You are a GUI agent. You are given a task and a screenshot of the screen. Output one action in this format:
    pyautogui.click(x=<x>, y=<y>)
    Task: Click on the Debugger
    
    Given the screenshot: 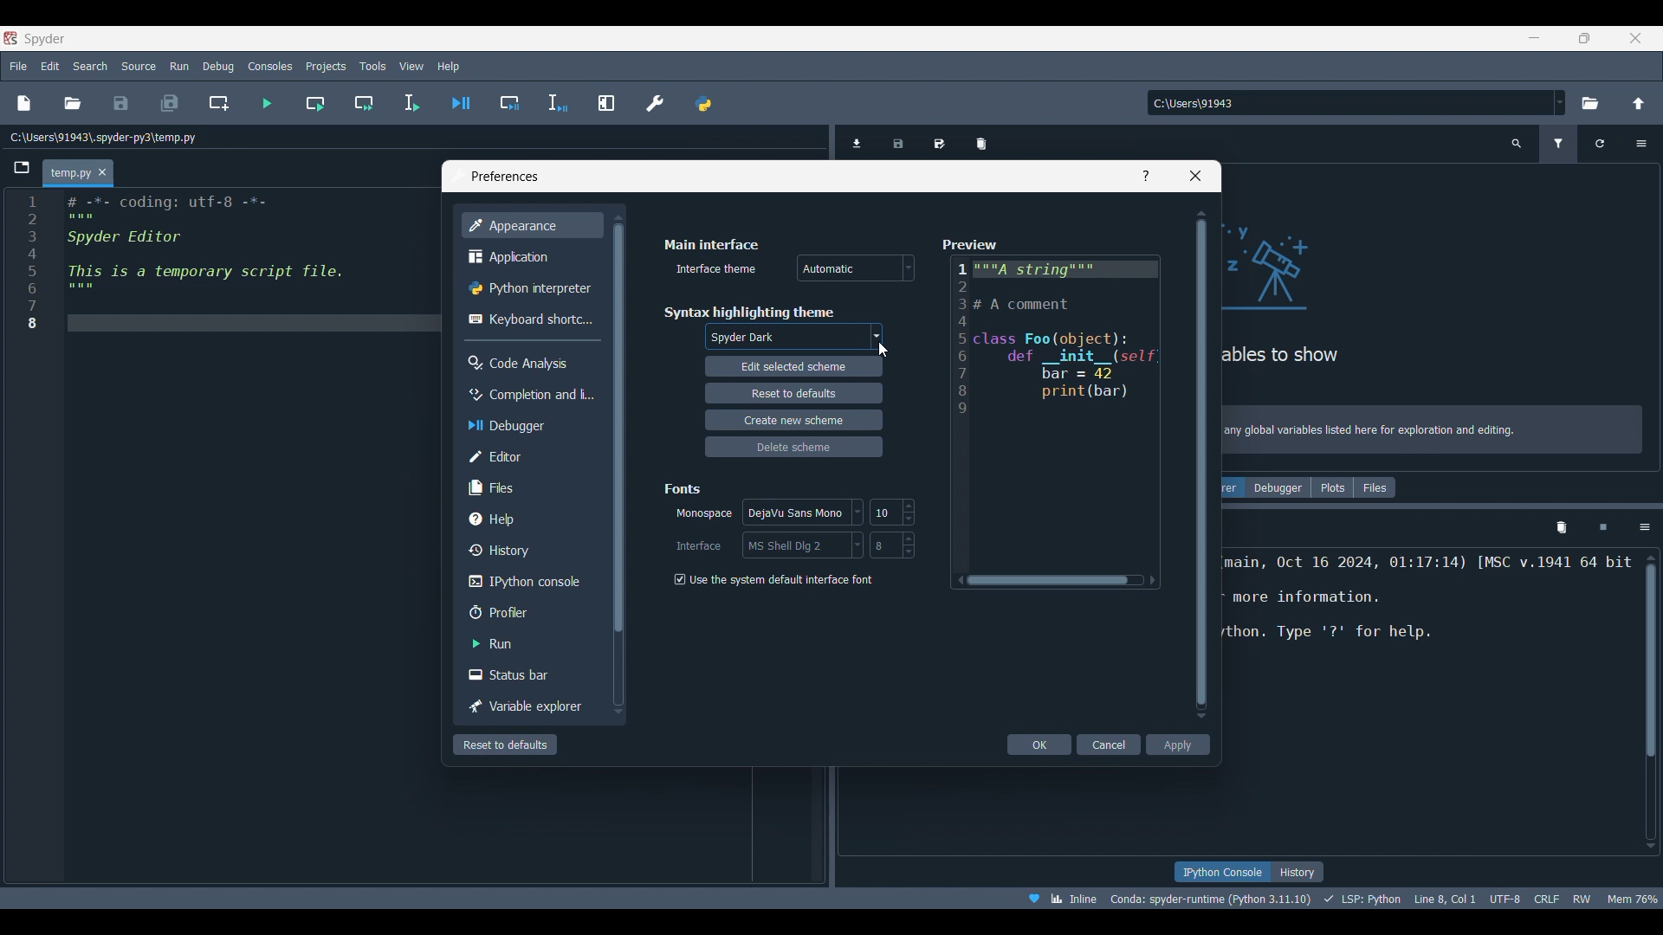 What is the action you would take?
    pyautogui.click(x=1279, y=487)
    